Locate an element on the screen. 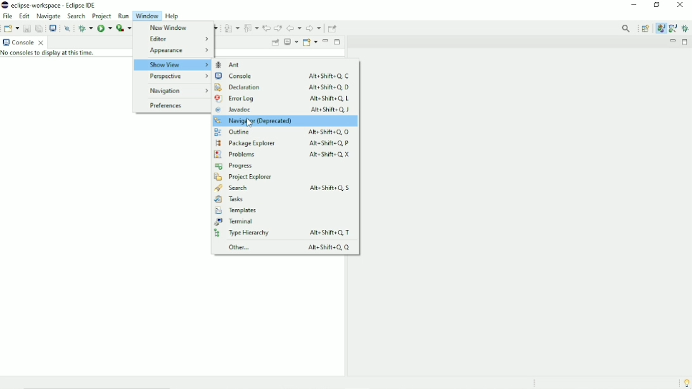 This screenshot has height=389, width=692. Javadoc is located at coordinates (283, 110).